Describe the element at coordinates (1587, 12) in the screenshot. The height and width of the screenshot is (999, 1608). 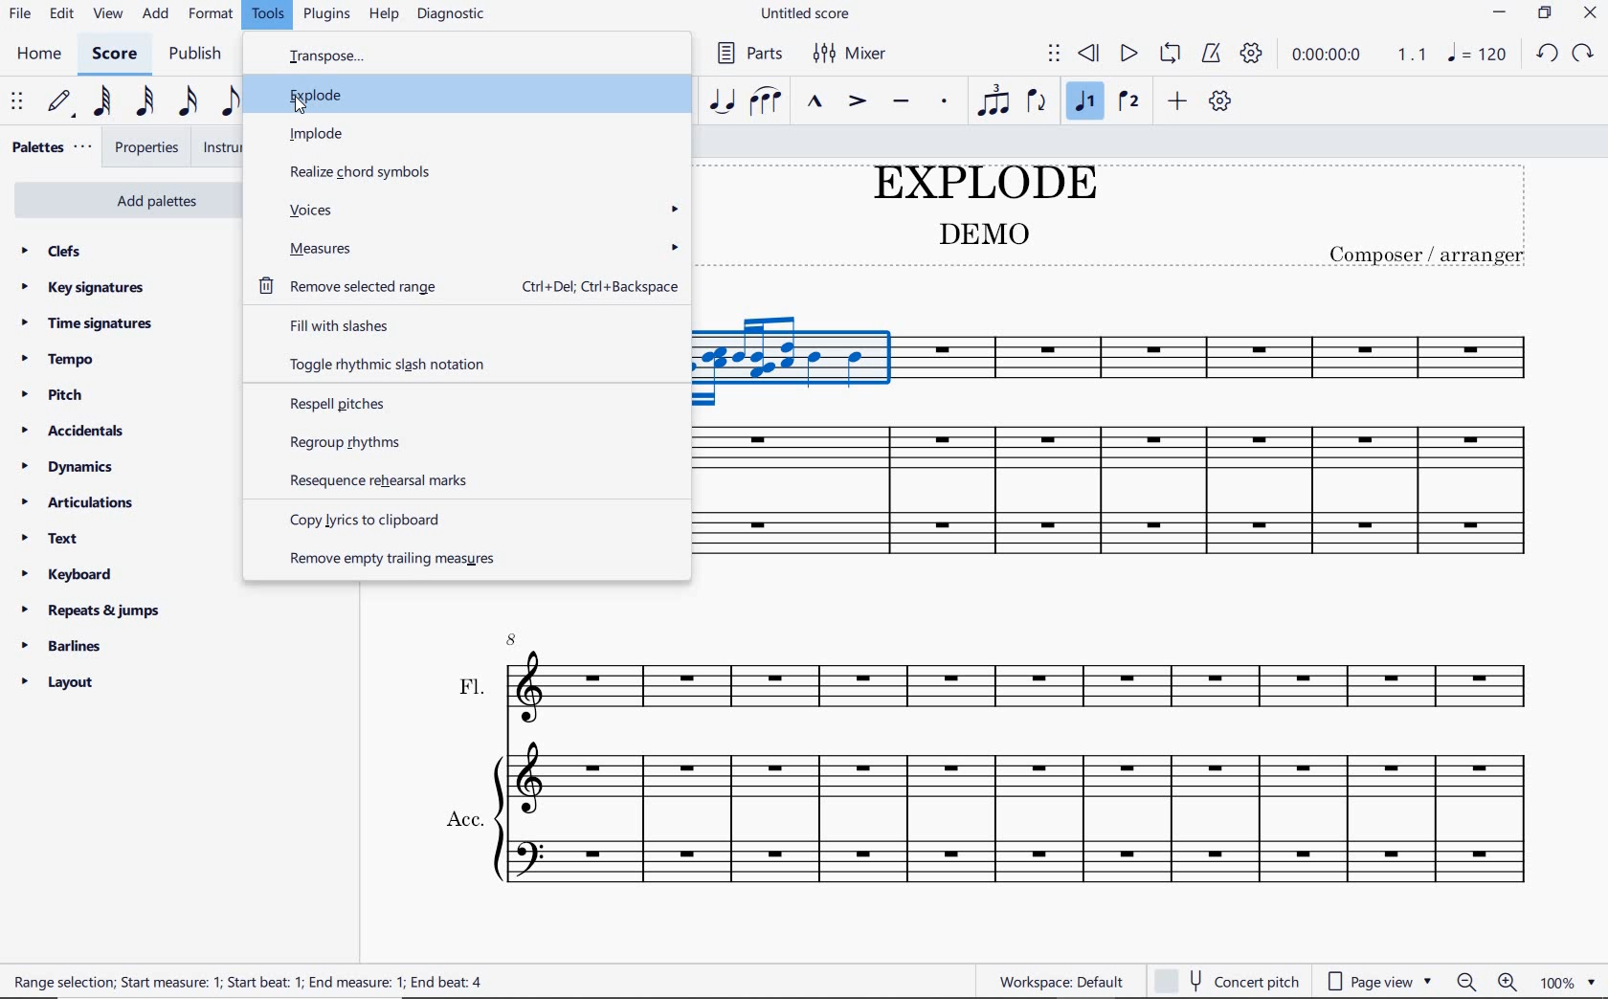
I see `close` at that location.